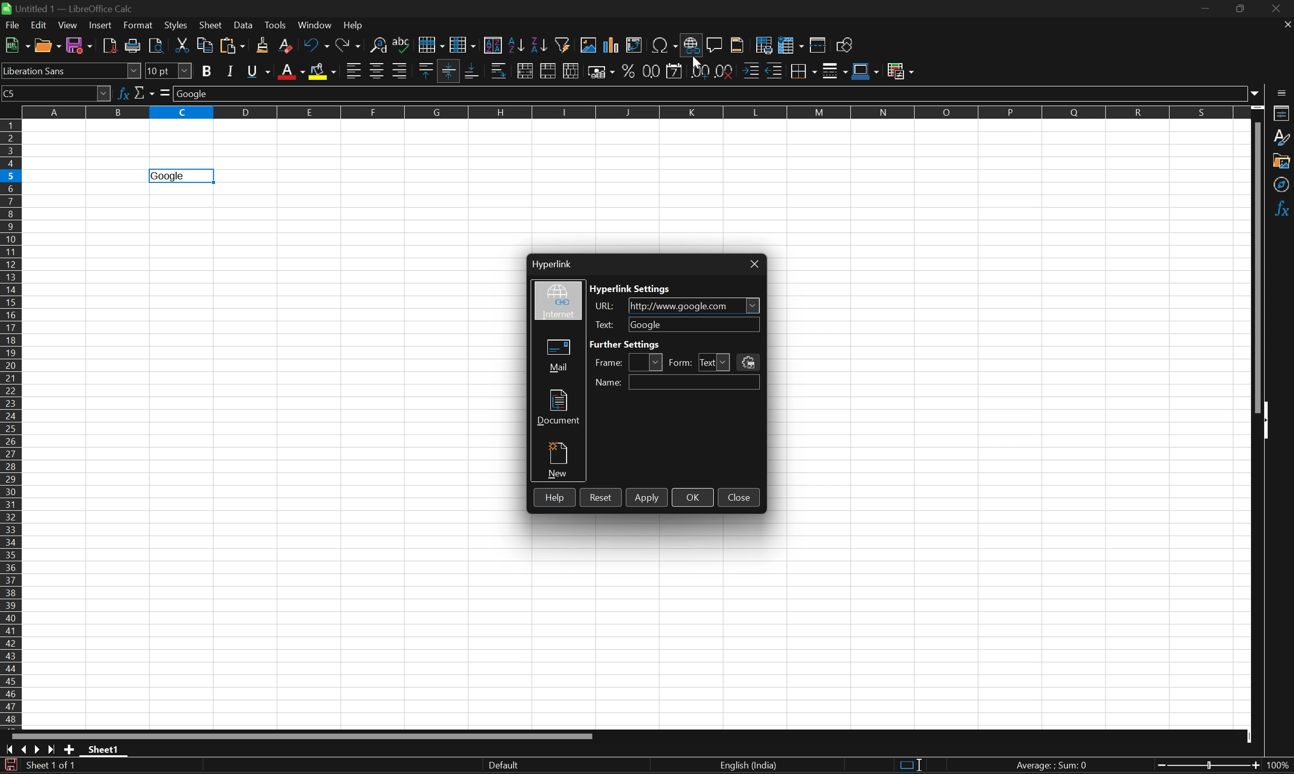 Image resolution: width=1294 pixels, height=774 pixels. What do you see at coordinates (602, 72) in the screenshot?
I see `Format as currency` at bounding box center [602, 72].